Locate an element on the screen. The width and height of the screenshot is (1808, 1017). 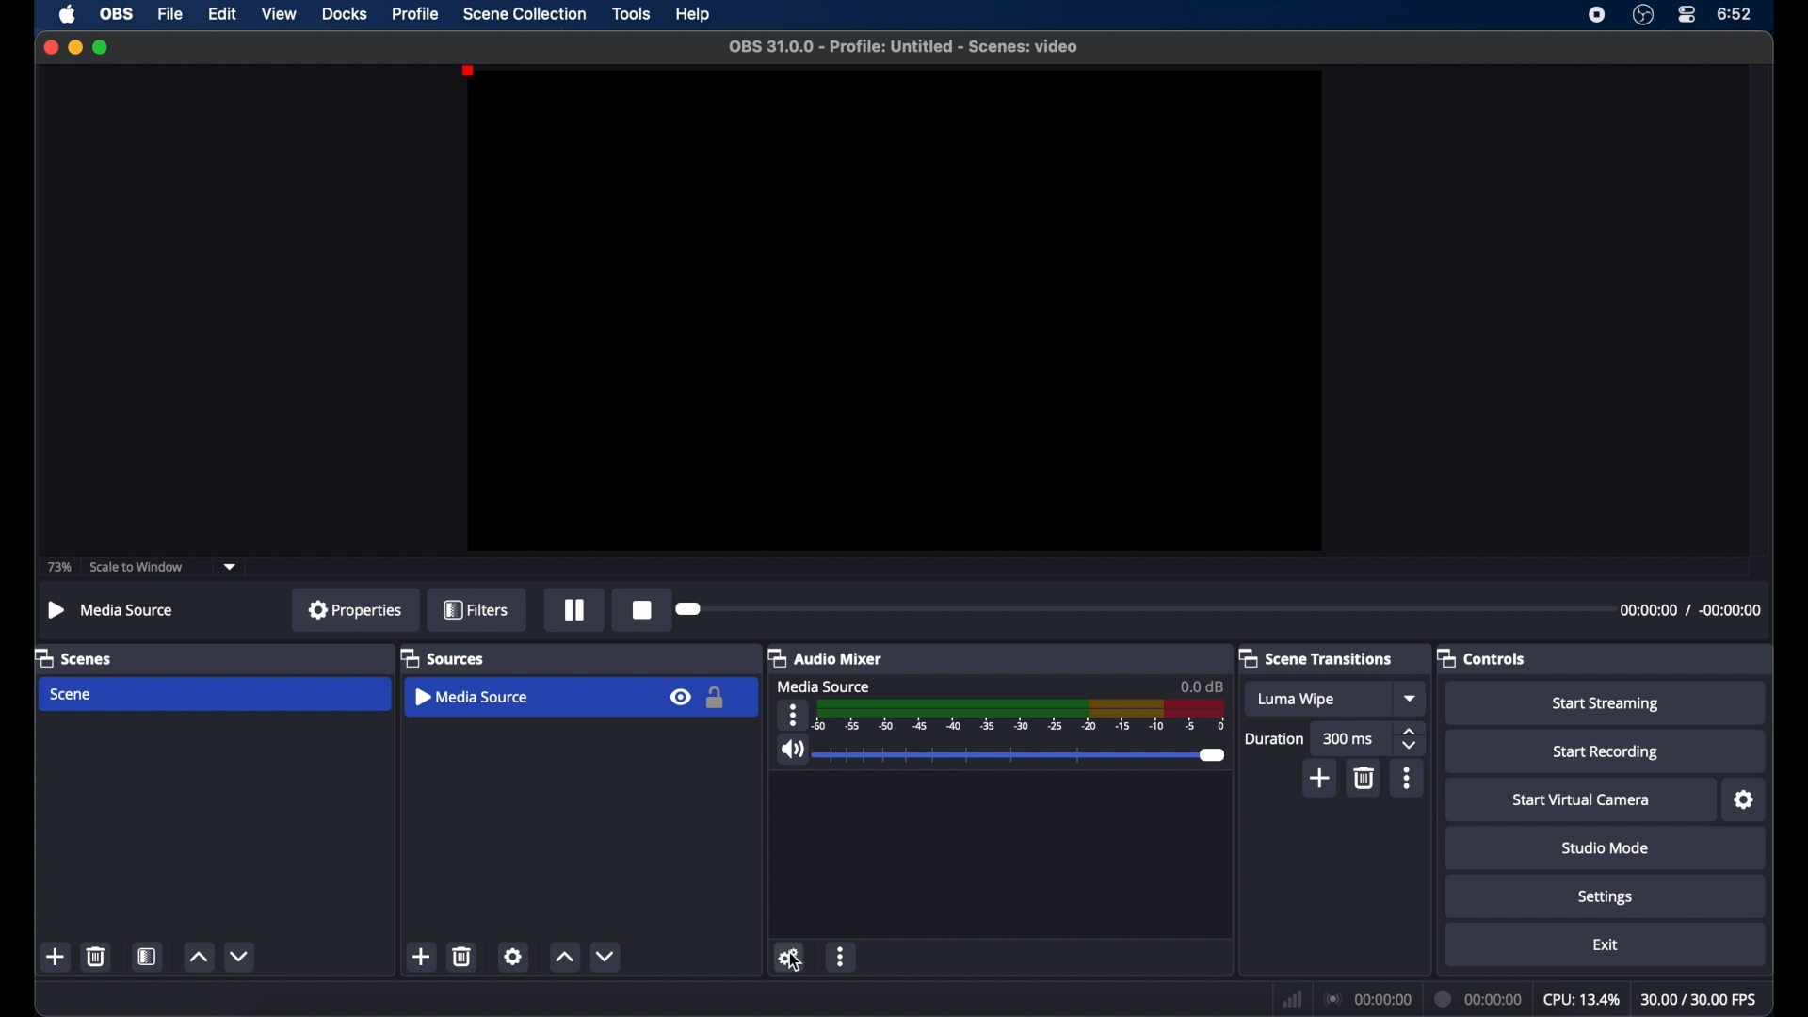
decrement is located at coordinates (606, 957).